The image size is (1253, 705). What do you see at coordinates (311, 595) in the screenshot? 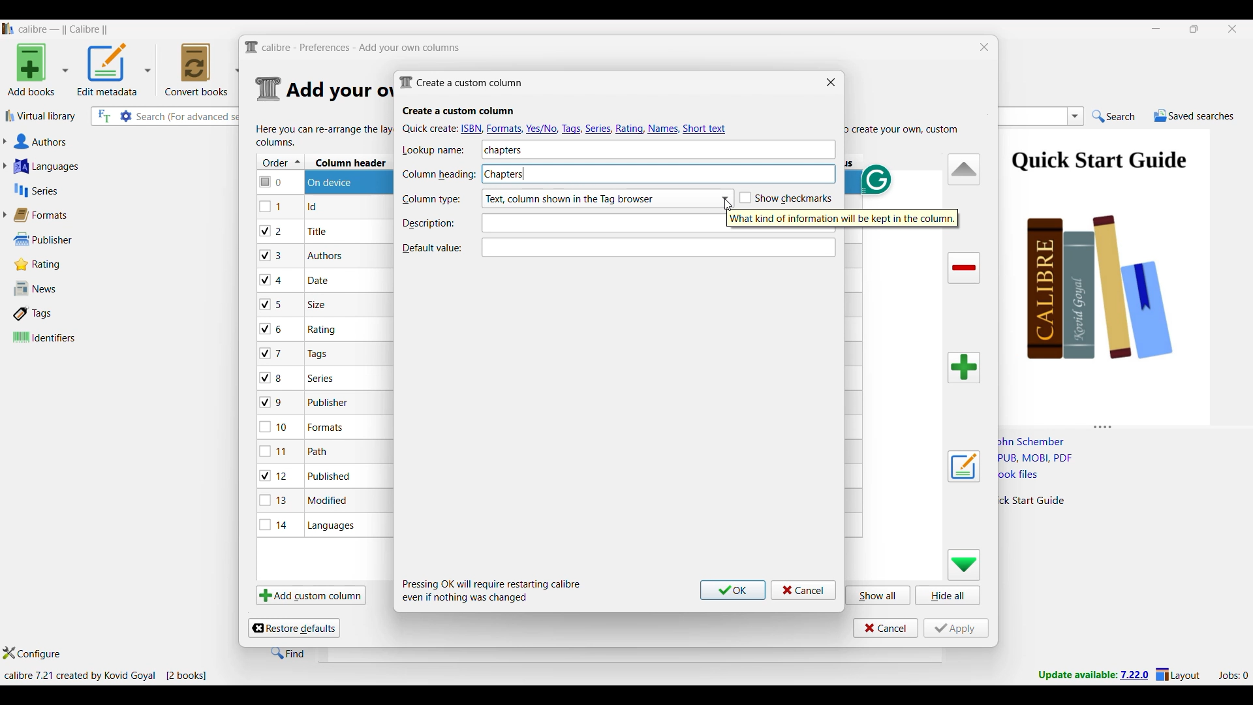
I see `Add custom column` at bounding box center [311, 595].